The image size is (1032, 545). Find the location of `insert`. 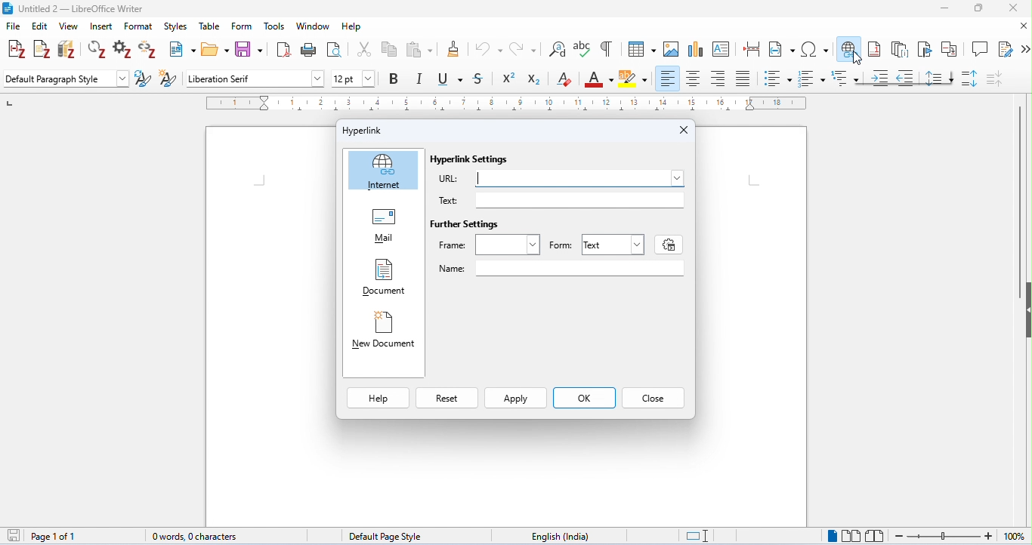

insert is located at coordinates (101, 26).